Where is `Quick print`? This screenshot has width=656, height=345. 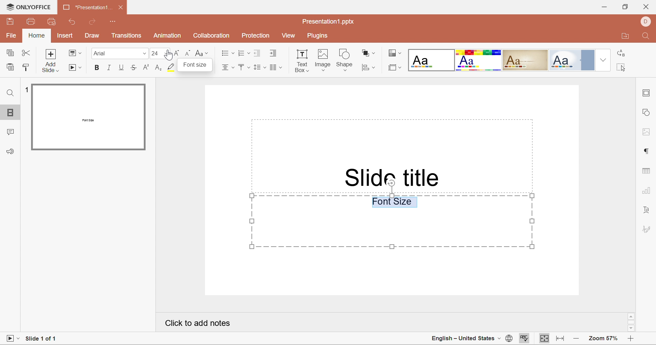
Quick print is located at coordinates (52, 21).